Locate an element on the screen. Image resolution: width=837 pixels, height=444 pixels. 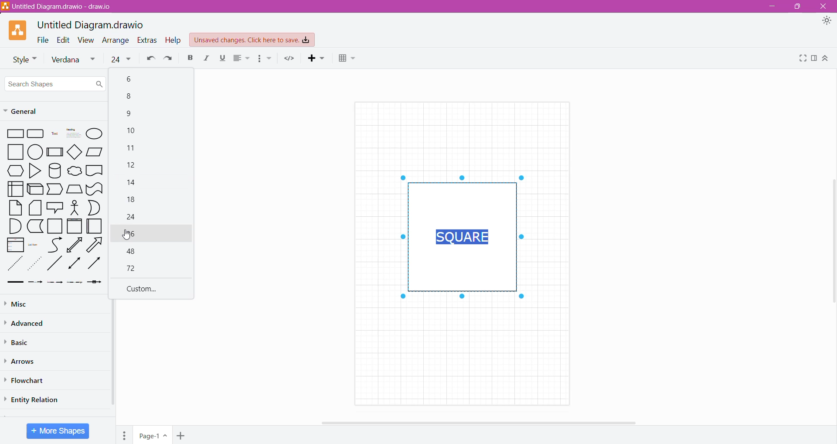
Italic is located at coordinates (207, 59).